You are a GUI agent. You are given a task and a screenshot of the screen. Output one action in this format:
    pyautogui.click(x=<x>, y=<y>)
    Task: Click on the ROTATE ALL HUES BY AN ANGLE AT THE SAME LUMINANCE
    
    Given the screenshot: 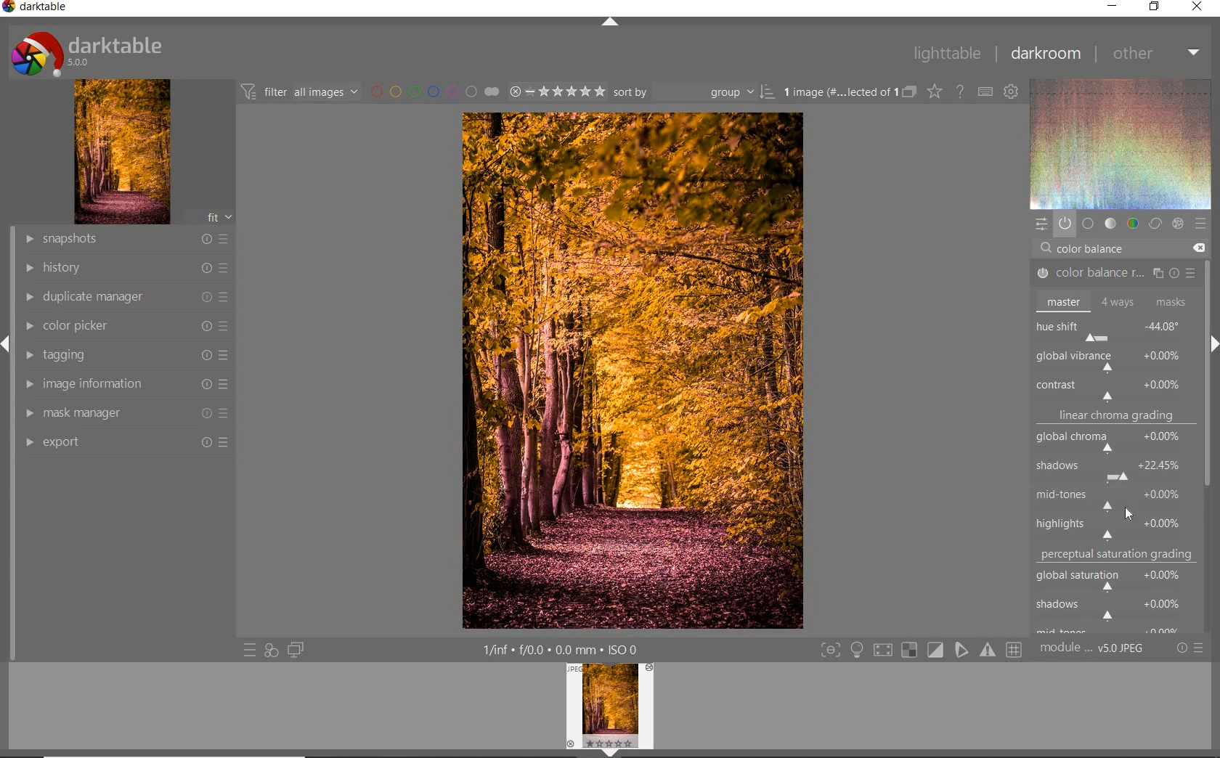 What is the action you would take?
    pyautogui.click(x=1094, y=359)
    